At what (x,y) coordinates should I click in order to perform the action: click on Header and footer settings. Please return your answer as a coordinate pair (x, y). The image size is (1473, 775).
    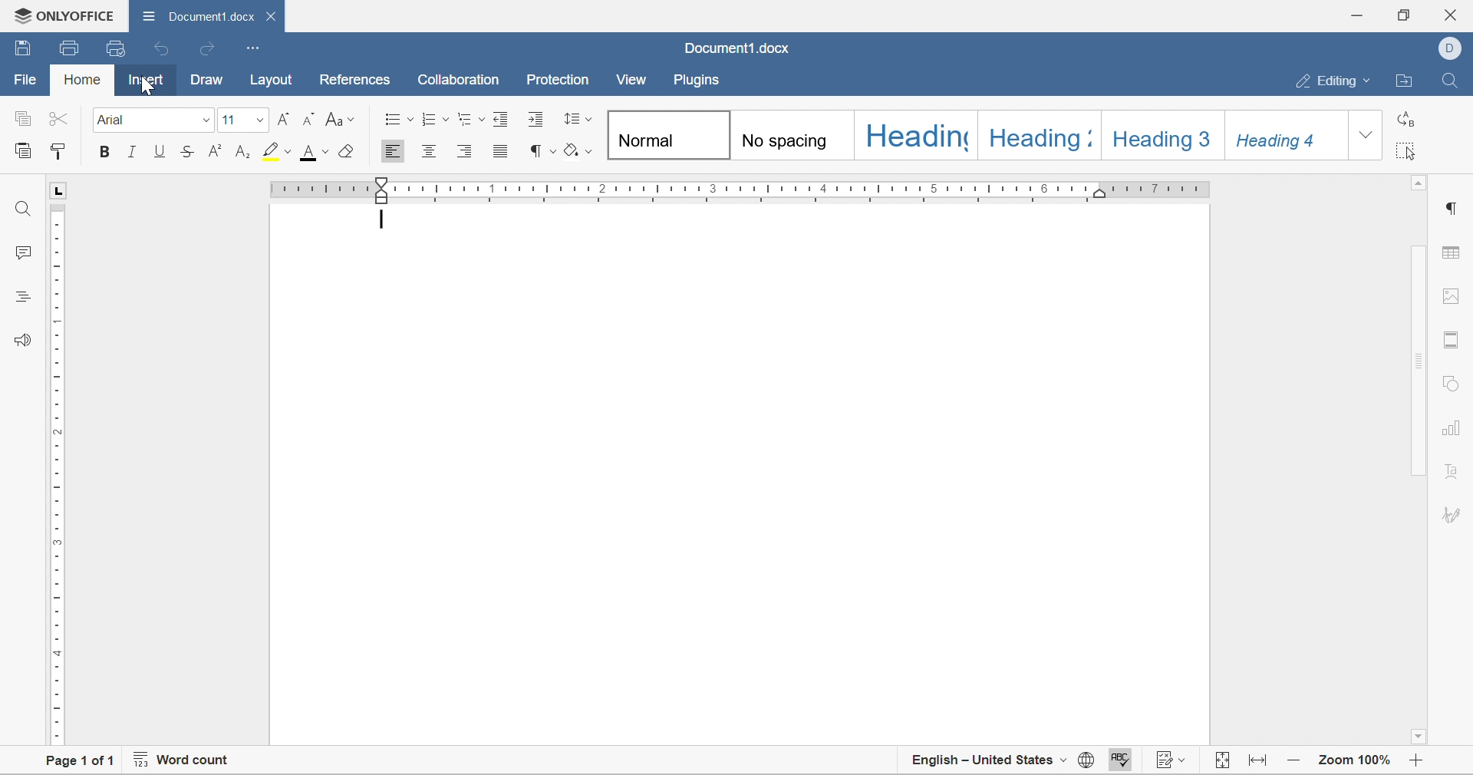
    Looking at the image, I should click on (1454, 341).